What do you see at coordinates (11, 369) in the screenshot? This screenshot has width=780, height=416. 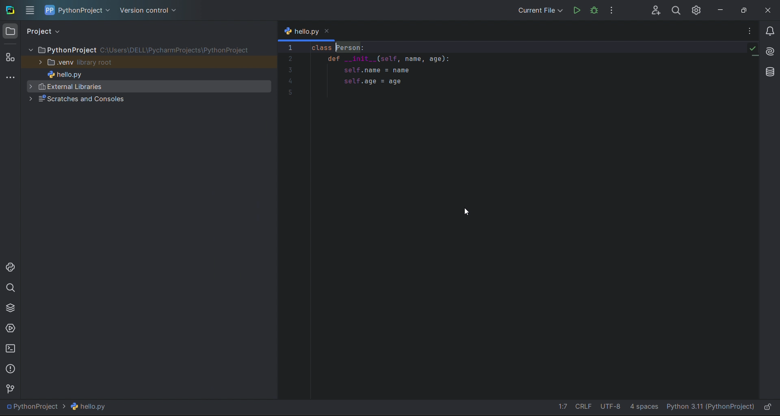 I see `problems` at bounding box center [11, 369].